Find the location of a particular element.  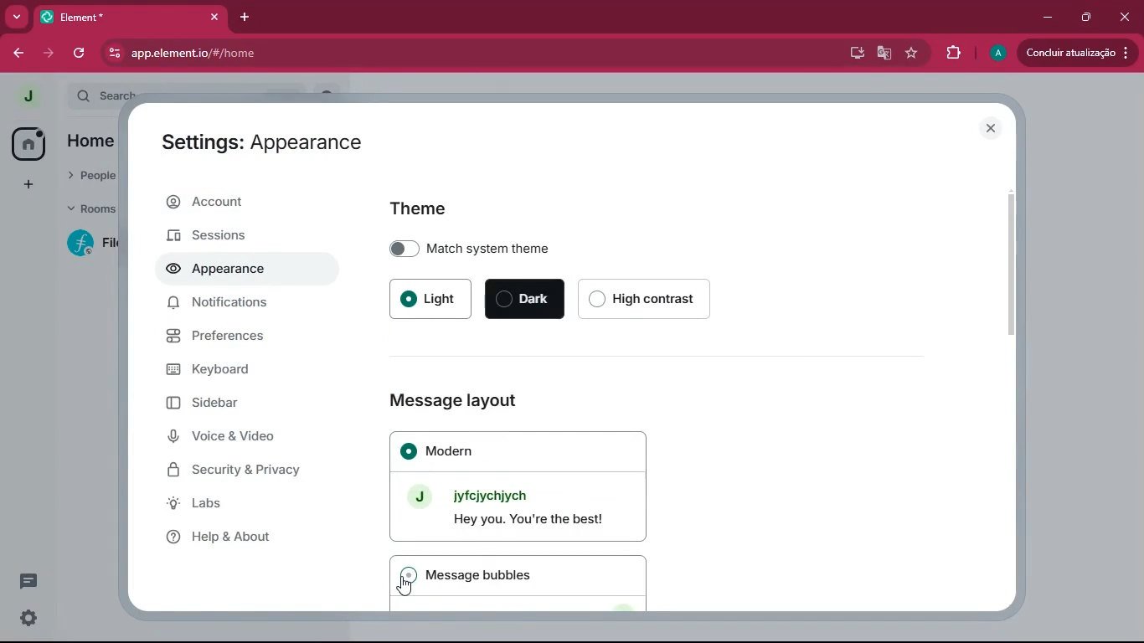

high is located at coordinates (651, 297).